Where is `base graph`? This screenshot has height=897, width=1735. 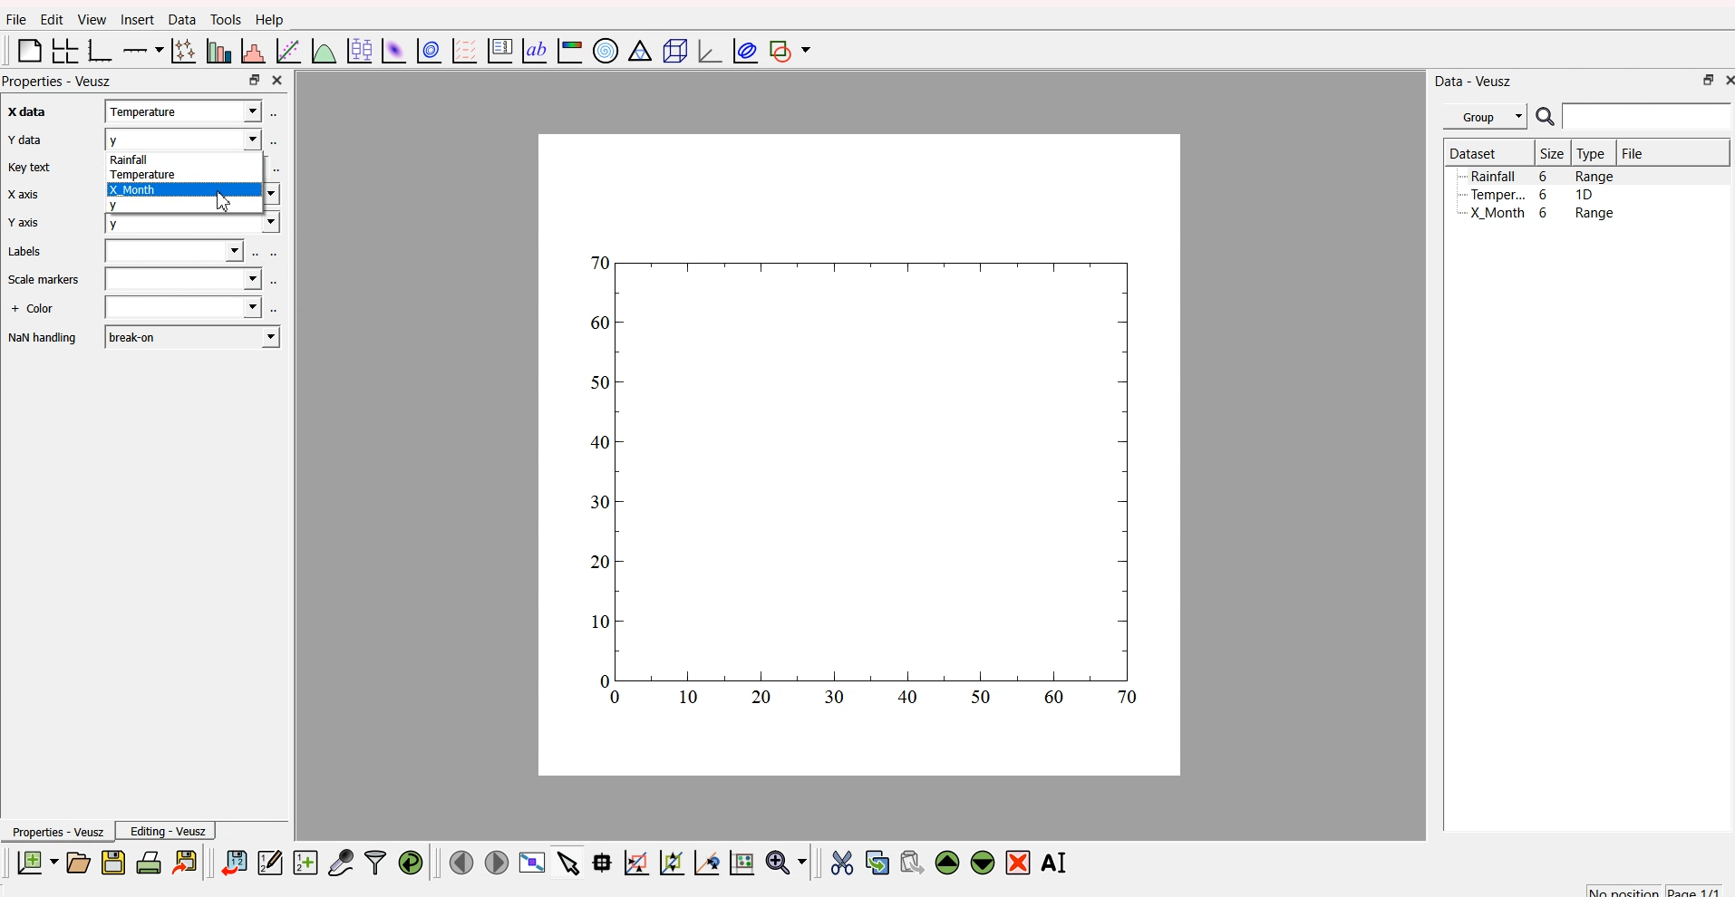
base graph is located at coordinates (101, 50).